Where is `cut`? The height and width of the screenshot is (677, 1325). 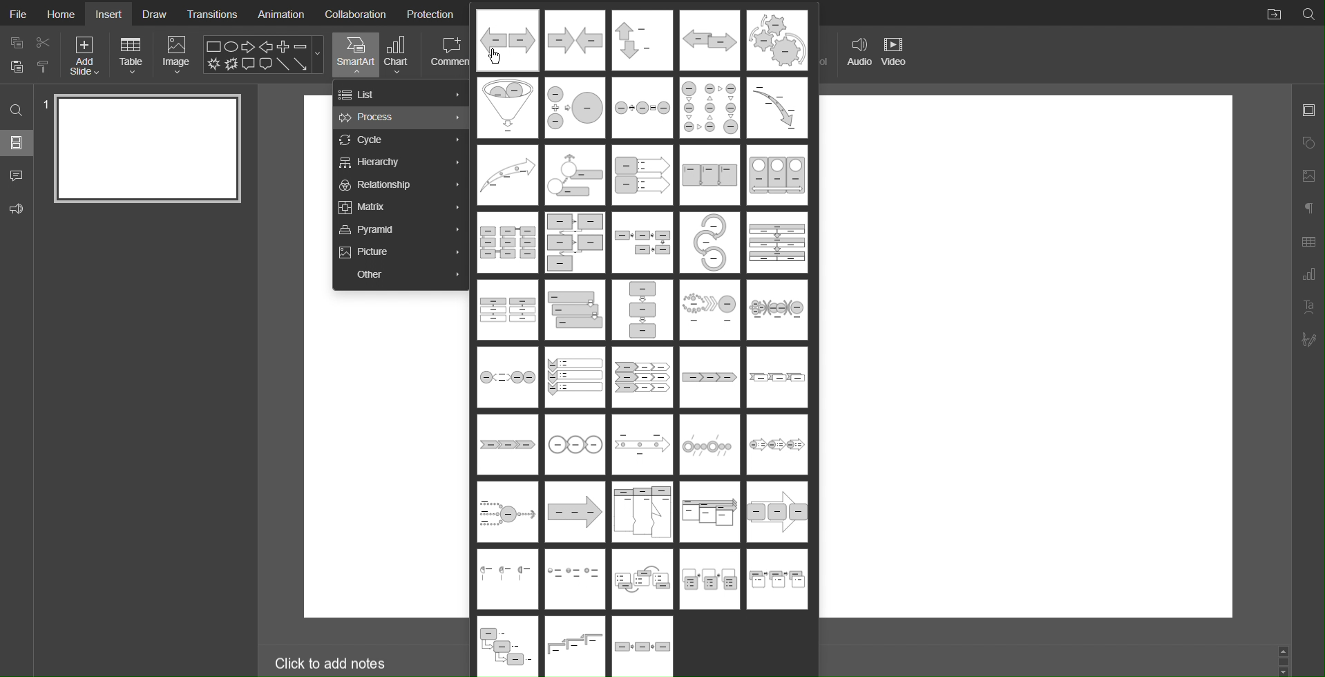 cut is located at coordinates (44, 41).